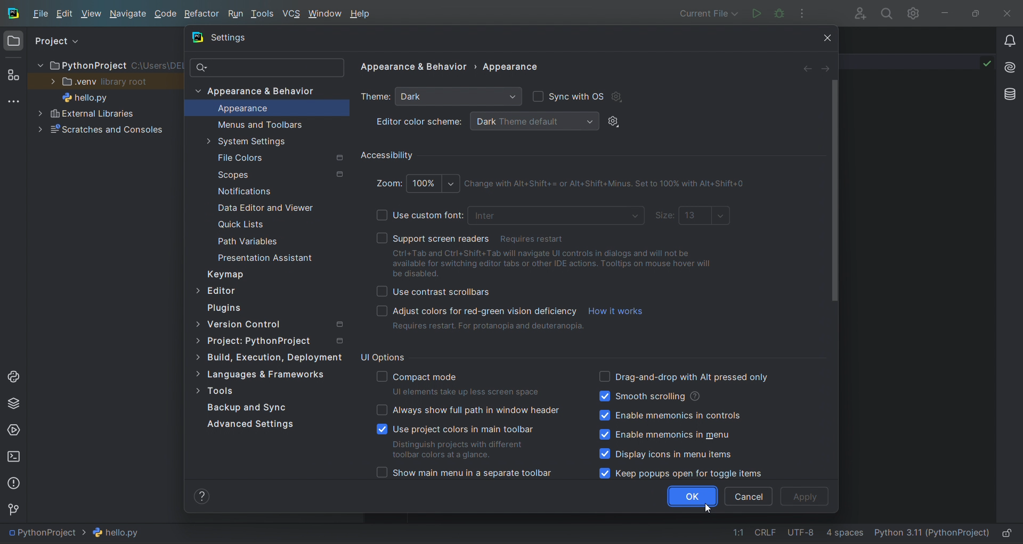 The width and height of the screenshot is (1023, 544). I want to click on file data, so click(783, 534).